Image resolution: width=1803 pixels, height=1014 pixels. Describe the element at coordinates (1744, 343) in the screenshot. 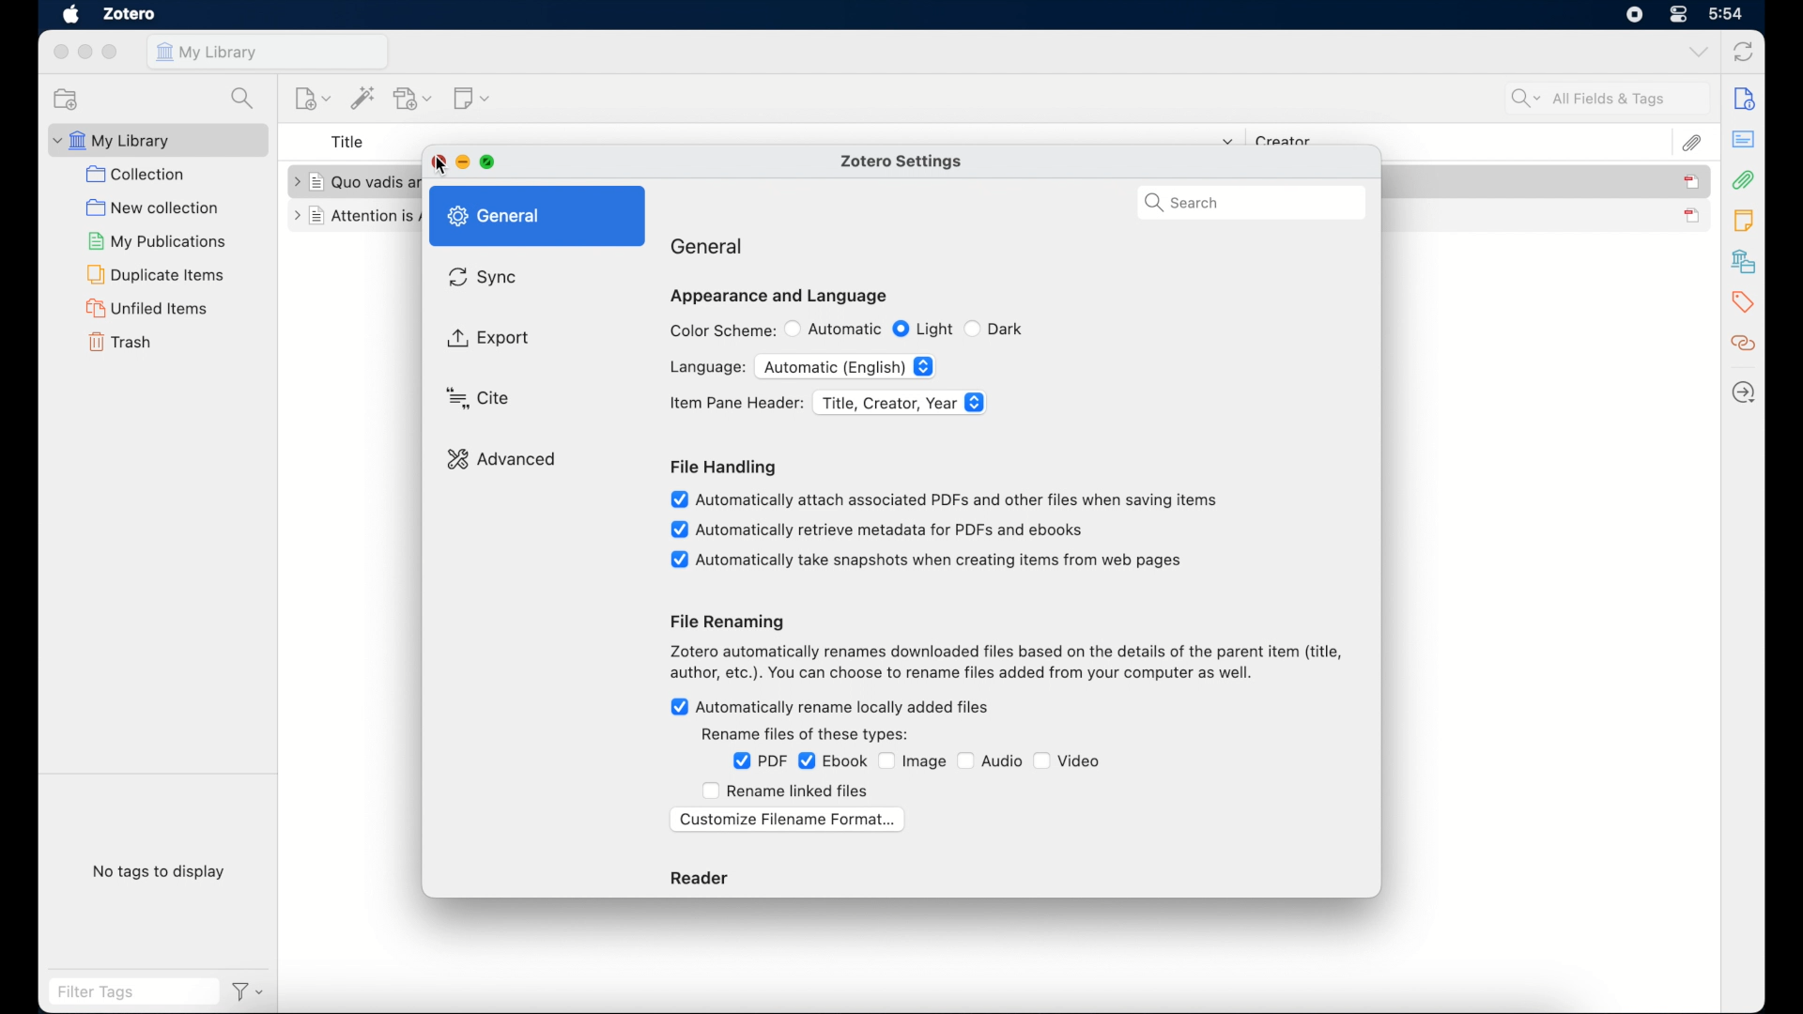

I see `related` at that location.